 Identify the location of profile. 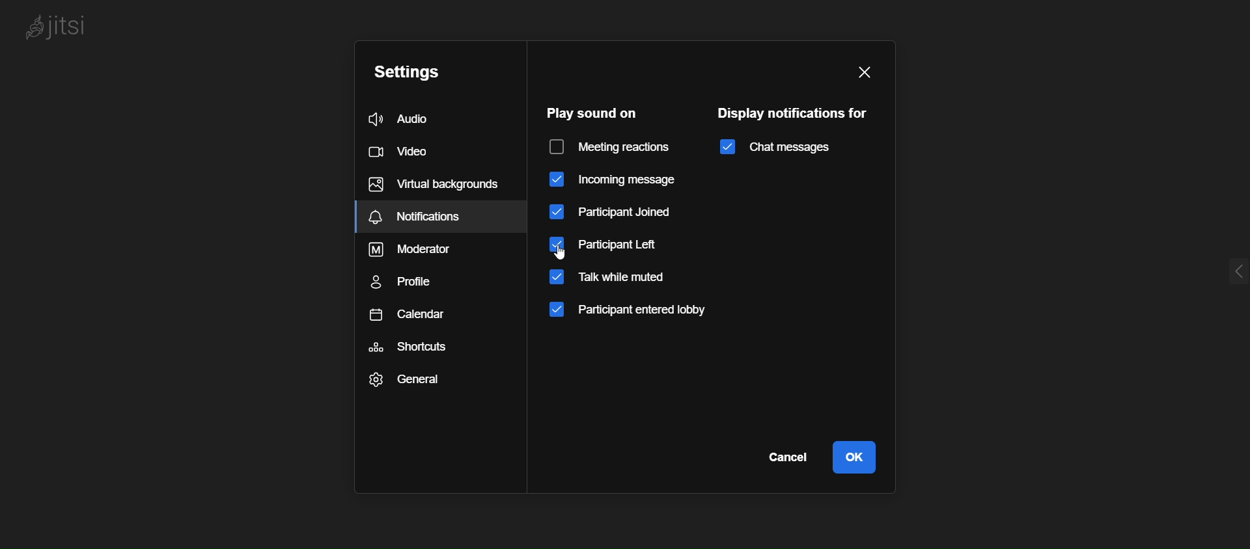
(407, 282).